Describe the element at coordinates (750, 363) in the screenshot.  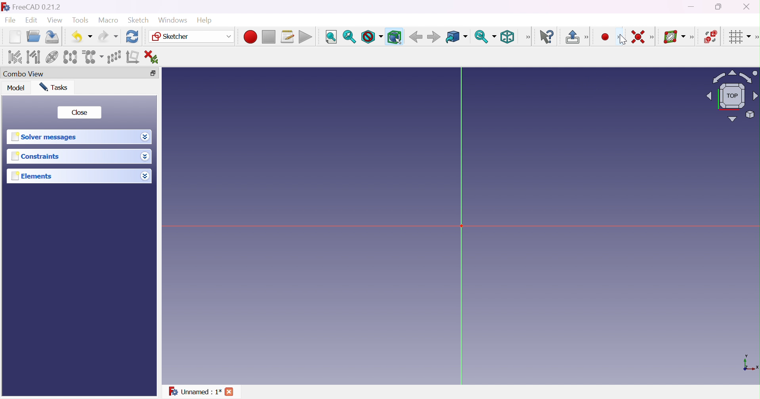
I see `x, y plane` at that location.